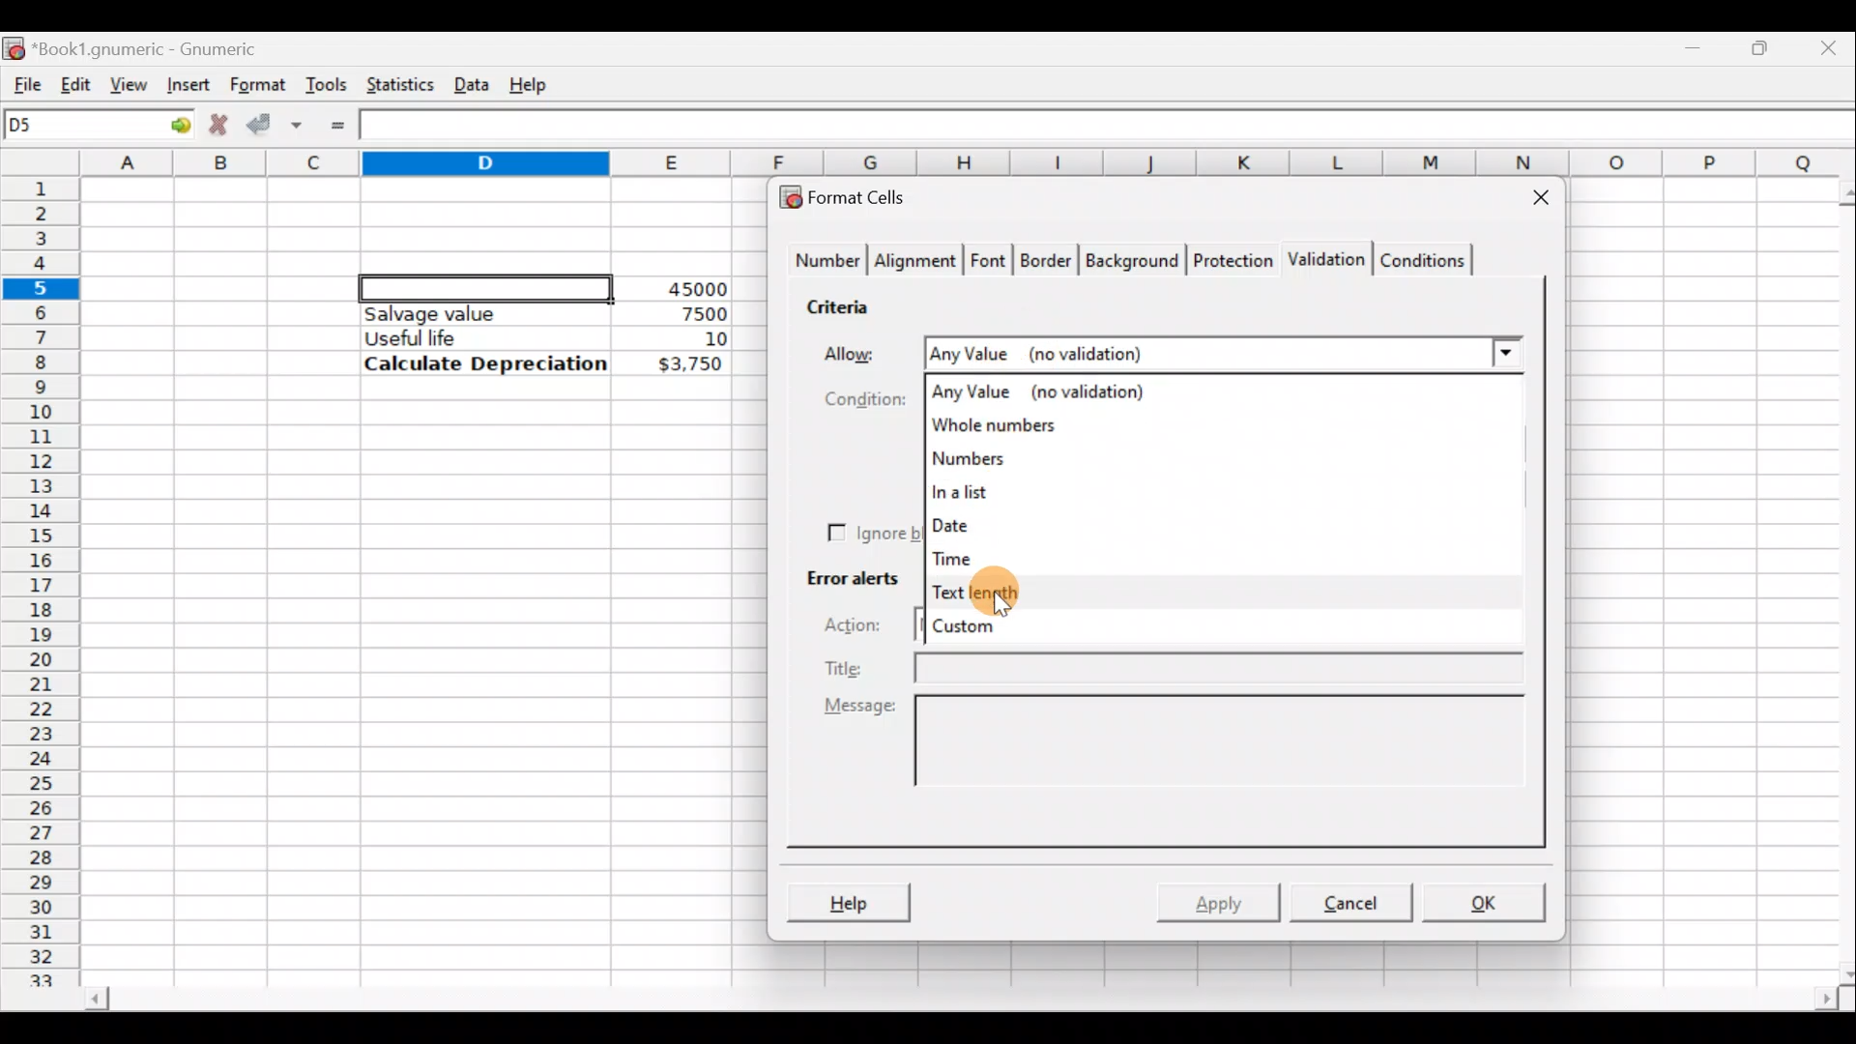 The image size is (1856, 1044). I want to click on Formula bar, so click(1113, 128).